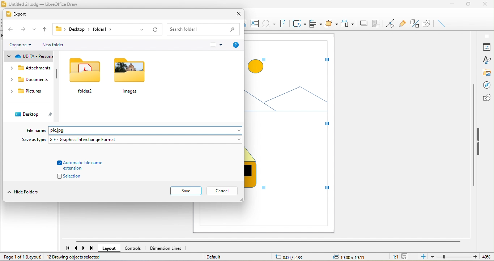  Describe the element at coordinates (404, 25) in the screenshot. I see `show gluepoint functions` at that location.